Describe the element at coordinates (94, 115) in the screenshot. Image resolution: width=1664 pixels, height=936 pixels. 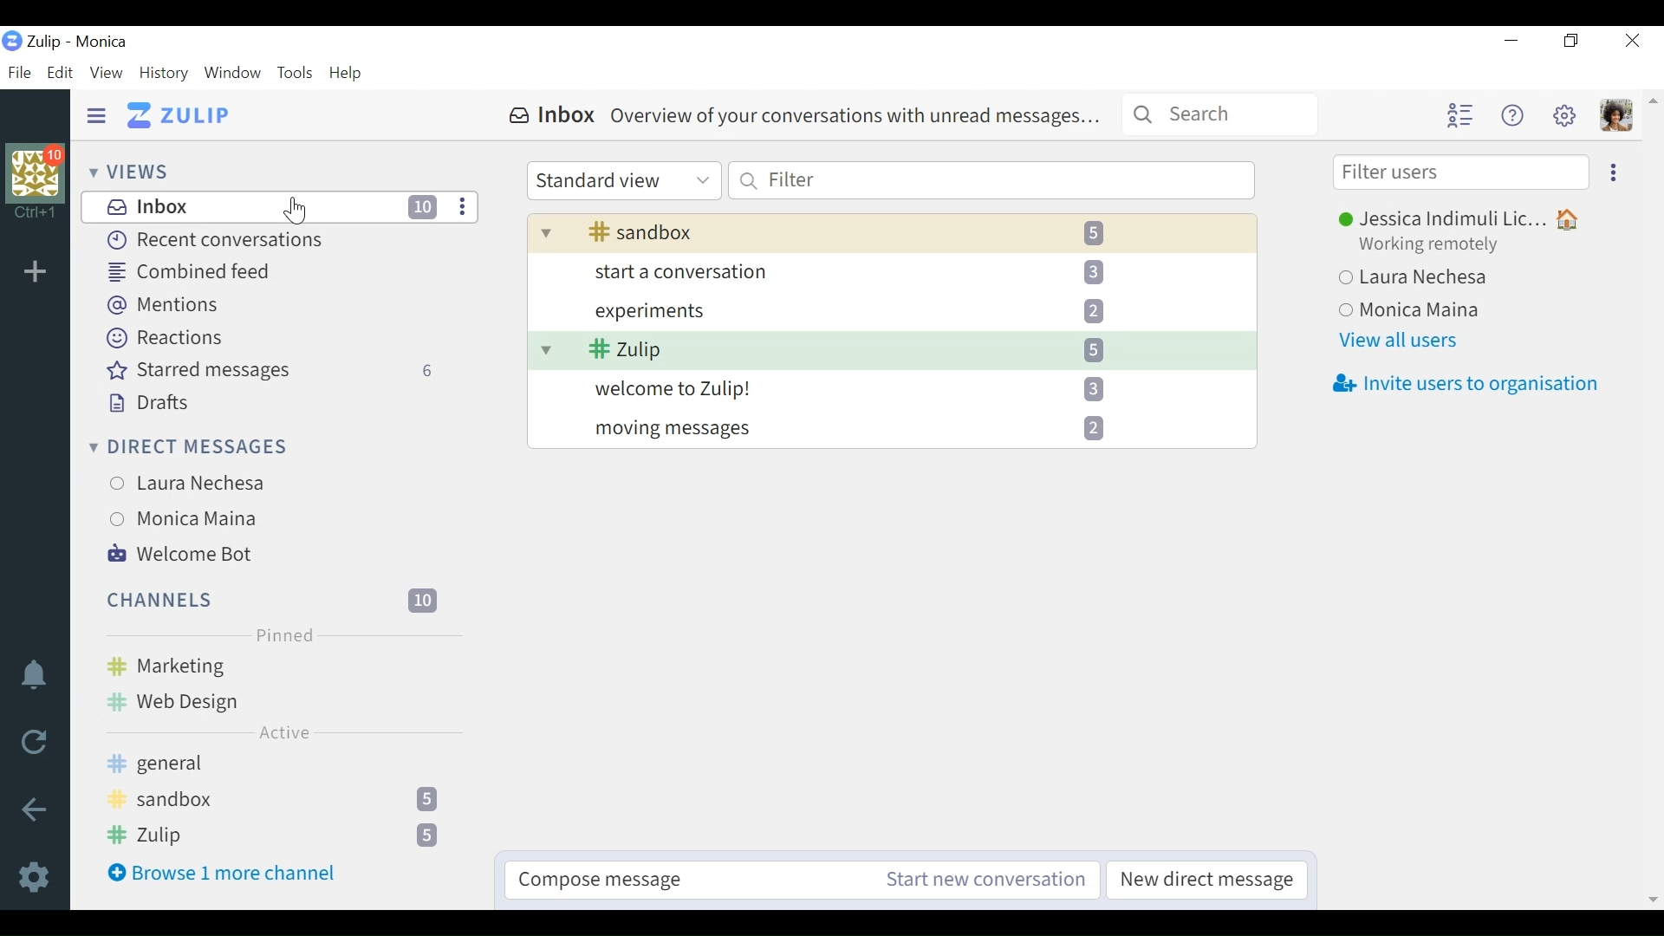
I see `Hide Sidebar` at that location.